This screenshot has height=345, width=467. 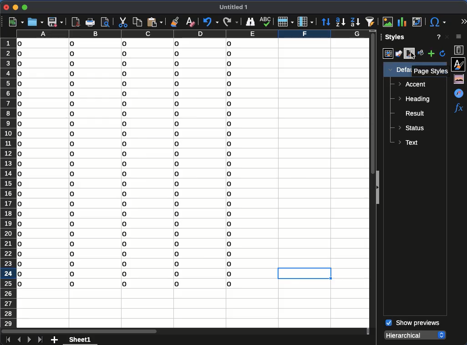 What do you see at coordinates (40, 339) in the screenshot?
I see `last sheet` at bounding box center [40, 339].